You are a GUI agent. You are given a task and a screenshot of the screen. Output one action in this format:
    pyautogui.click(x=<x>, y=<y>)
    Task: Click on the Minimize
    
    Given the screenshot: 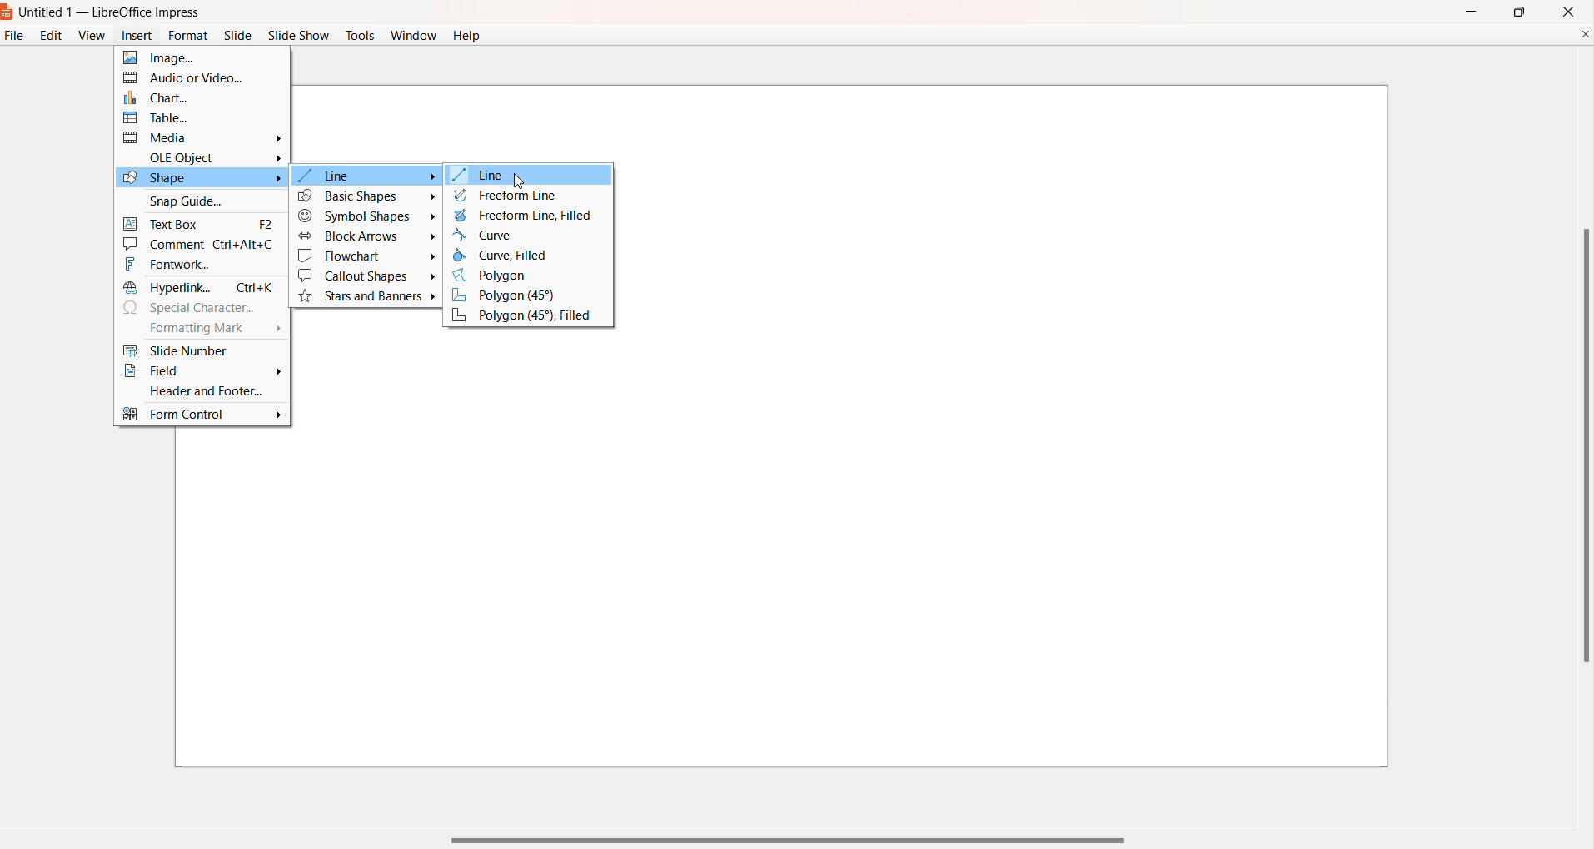 What is the action you would take?
    pyautogui.click(x=1469, y=10)
    